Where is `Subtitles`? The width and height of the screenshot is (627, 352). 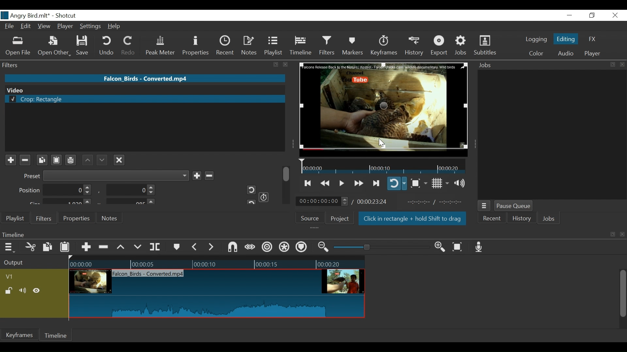 Subtitles is located at coordinates (485, 45).